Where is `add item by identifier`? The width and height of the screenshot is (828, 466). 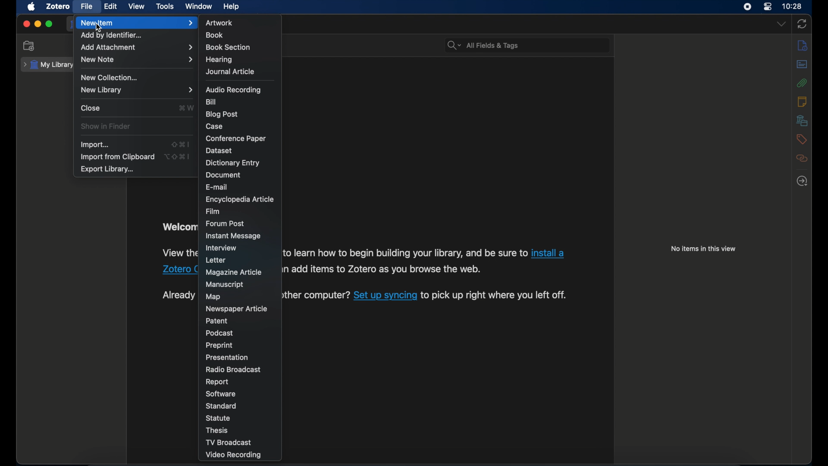 add item by identifier is located at coordinates (112, 36).